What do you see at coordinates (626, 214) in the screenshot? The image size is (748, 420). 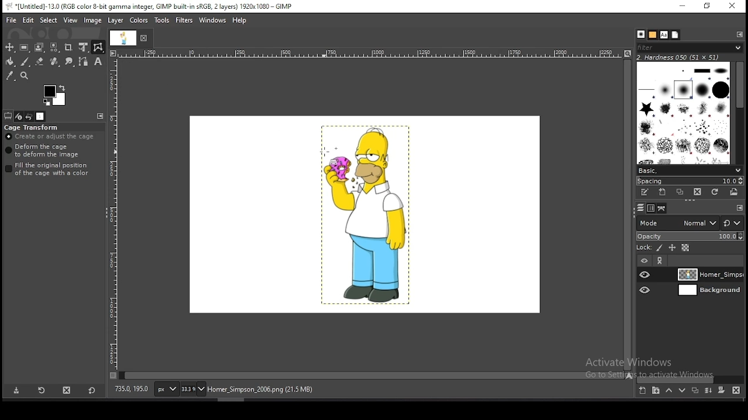 I see `scroll bar` at bounding box center [626, 214].